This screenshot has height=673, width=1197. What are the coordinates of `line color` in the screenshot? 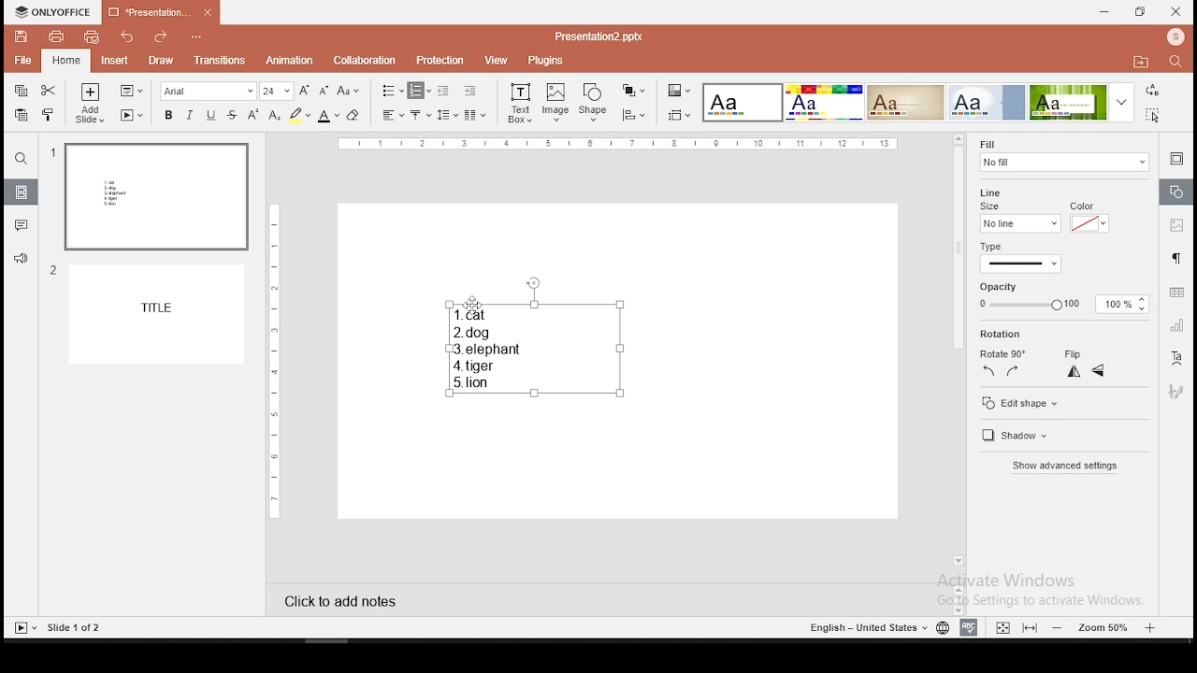 It's located at (1089, 218).